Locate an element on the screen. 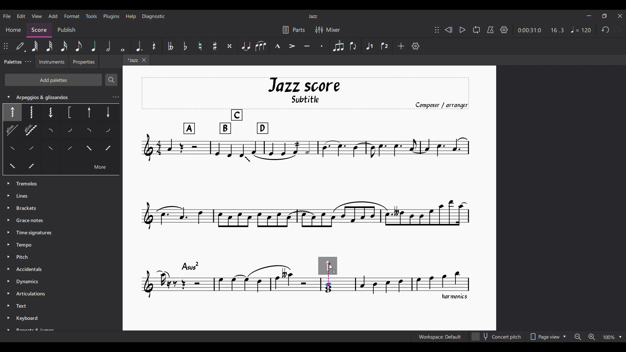 This screenshot has width=626, height=352. Palette options is located at coordinates (29, 182).